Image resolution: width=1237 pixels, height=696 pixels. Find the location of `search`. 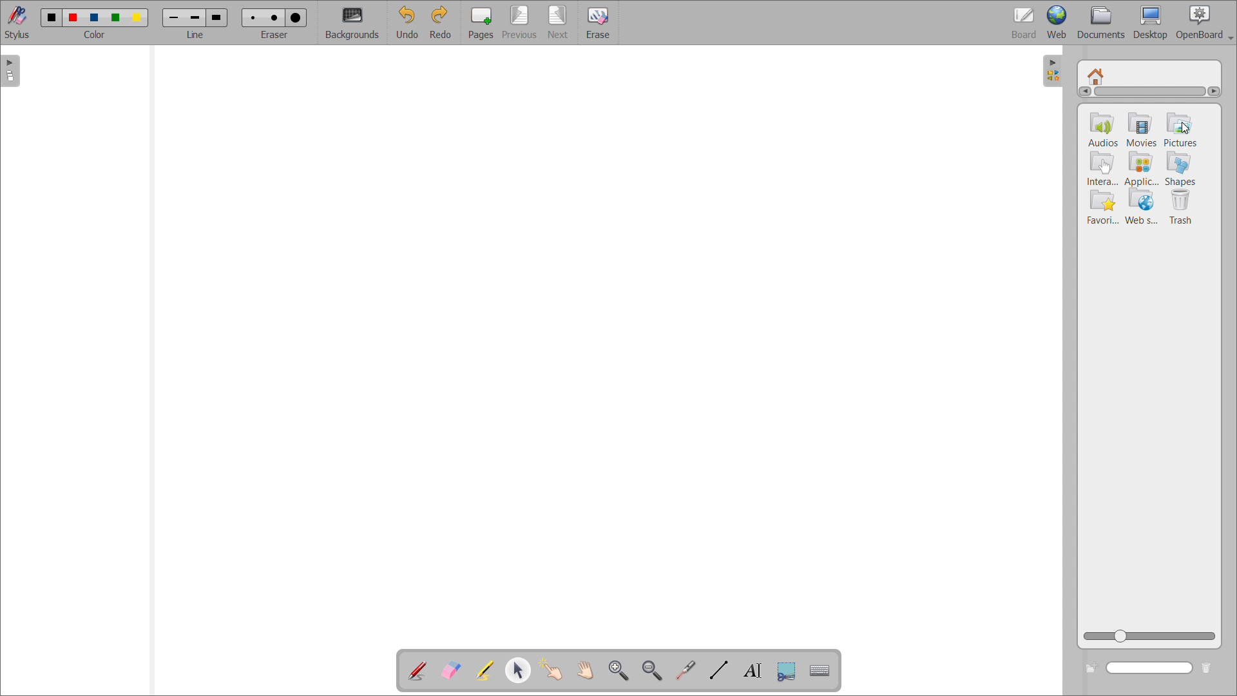

search is located at coordinates (1149, 668).